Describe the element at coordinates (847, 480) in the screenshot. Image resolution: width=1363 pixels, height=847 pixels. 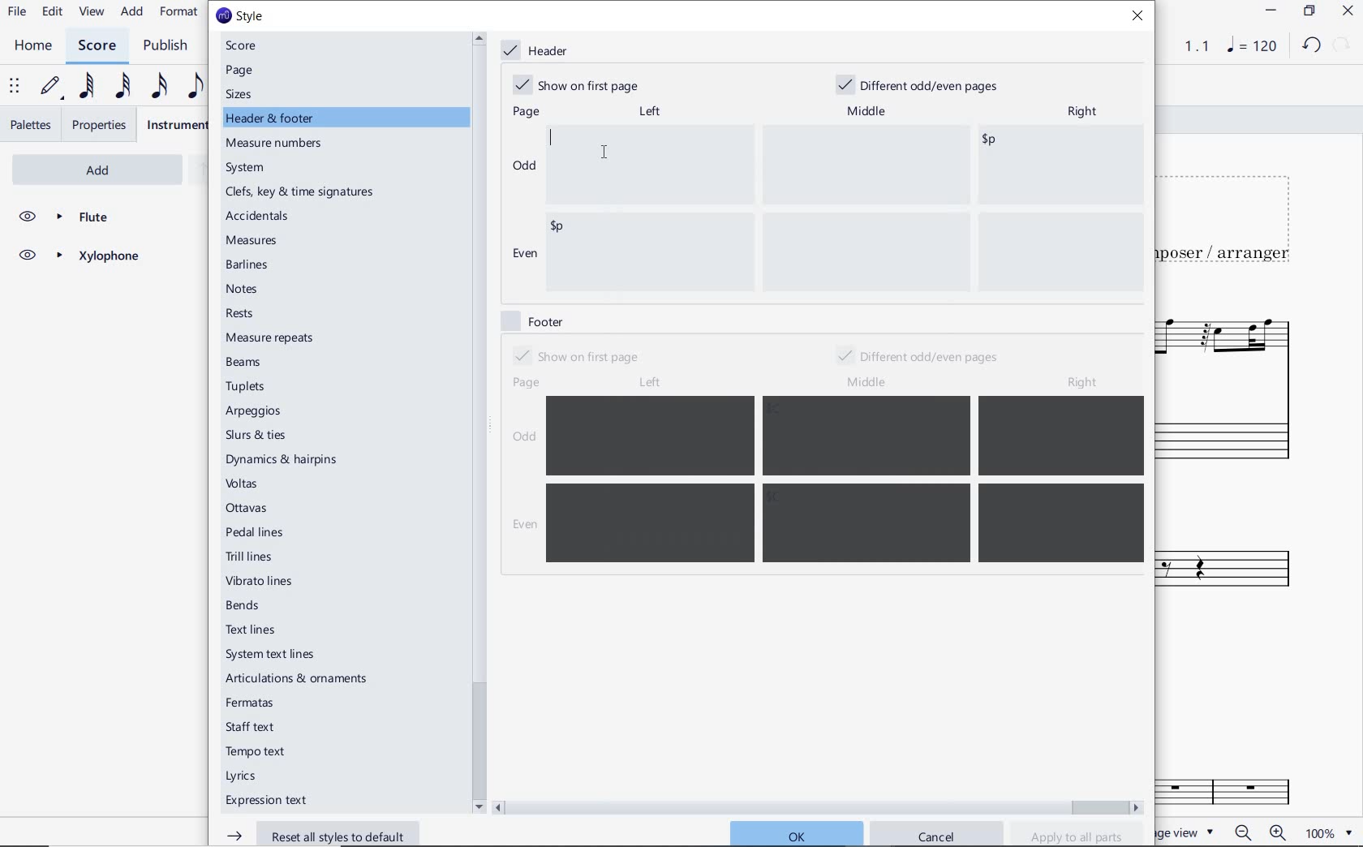
I see `enter data` at that location.